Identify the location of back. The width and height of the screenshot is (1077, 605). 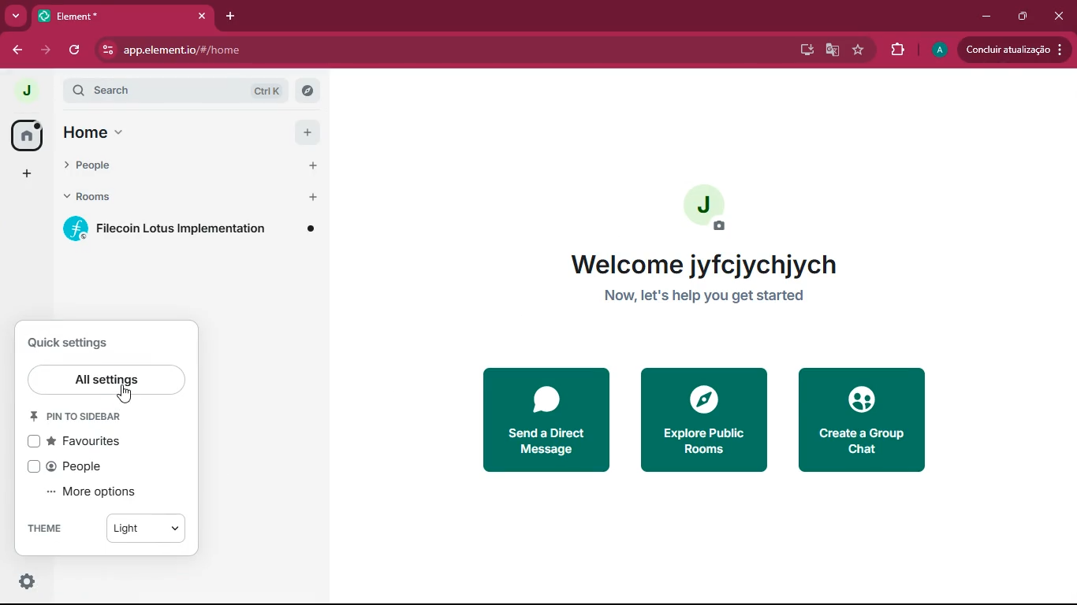
(18, 48).